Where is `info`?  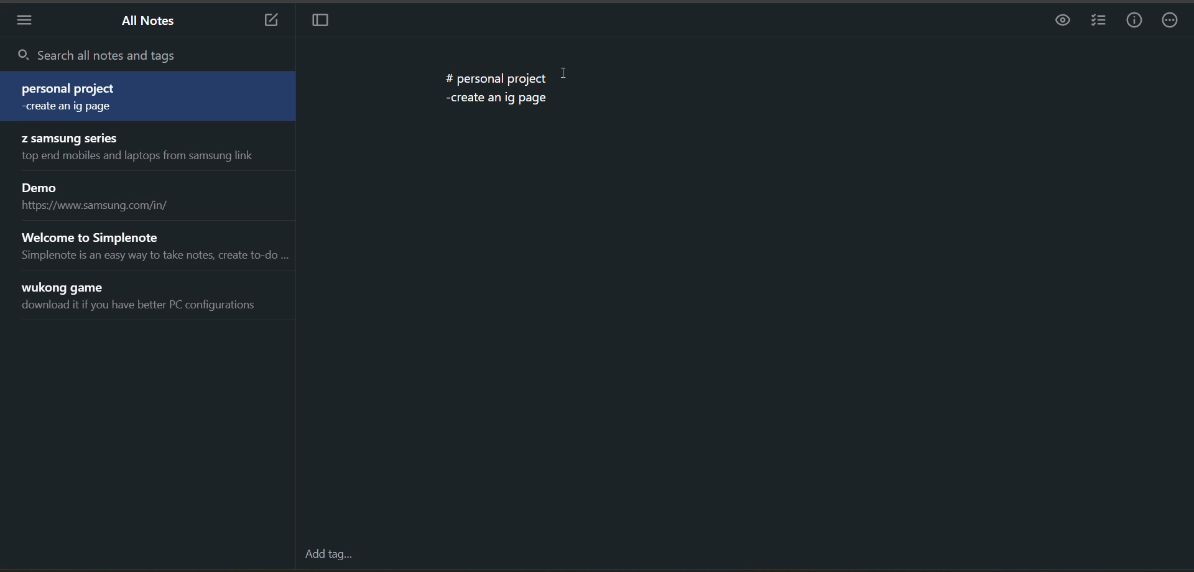
info is located at coordinates (1136, 20).